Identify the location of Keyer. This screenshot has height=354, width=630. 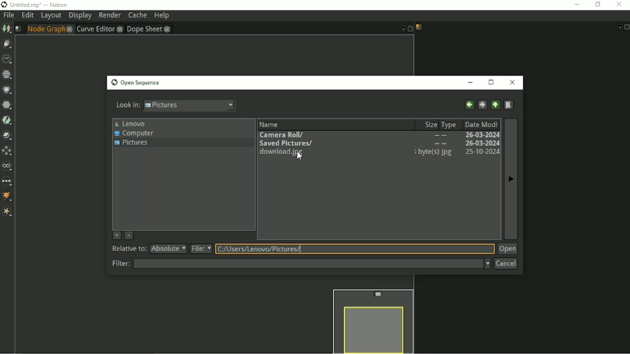
(7, 120).